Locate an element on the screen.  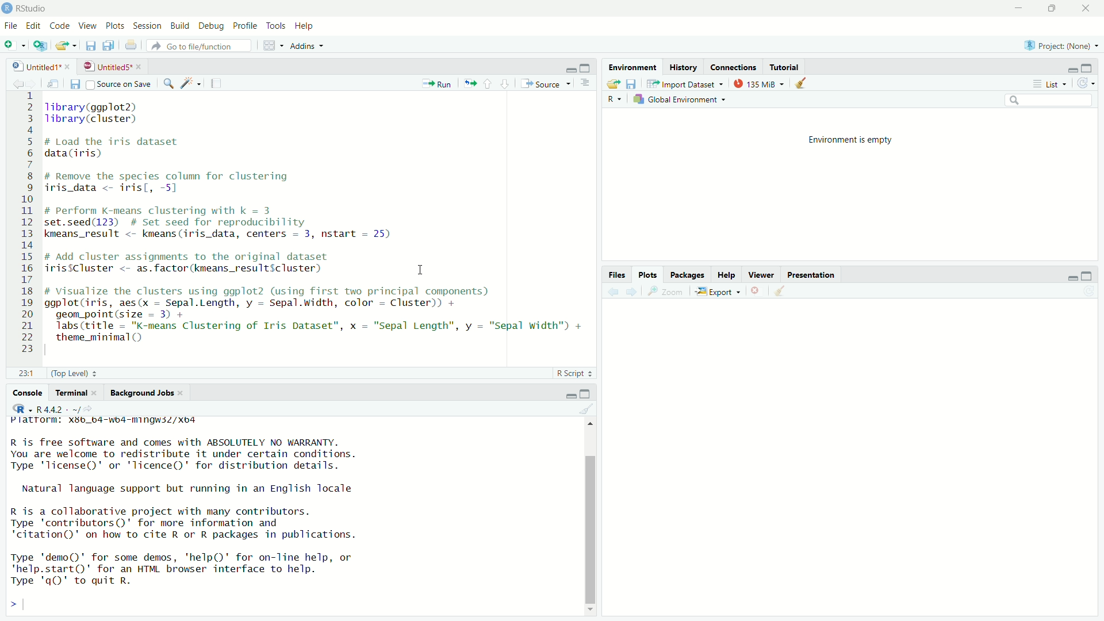
maximize is located at coordinates (1050, 9).